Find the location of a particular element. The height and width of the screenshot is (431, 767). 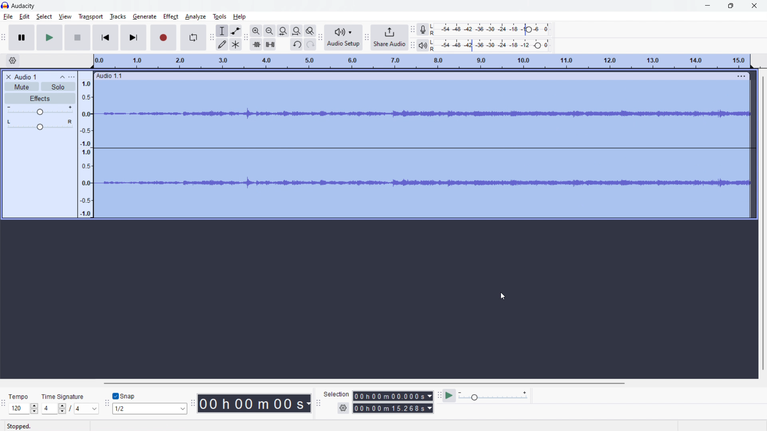

playback speed is located at coordinates (493, 396).